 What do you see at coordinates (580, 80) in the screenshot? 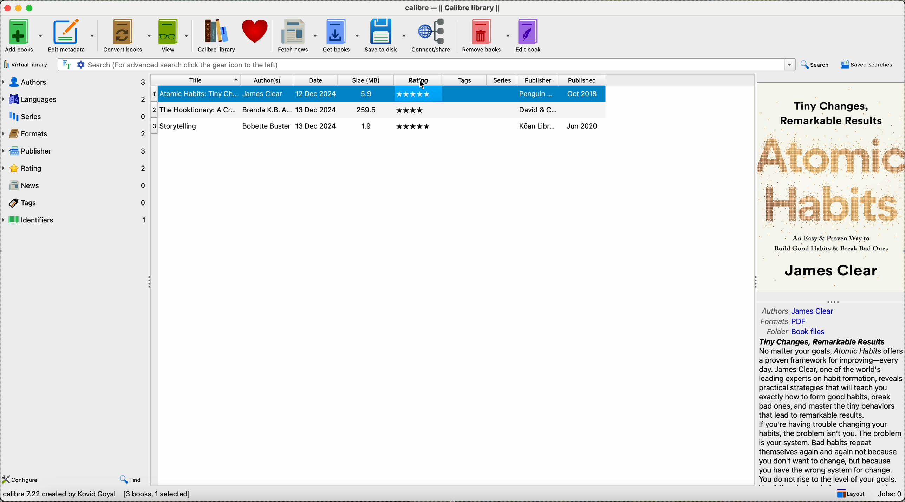
I see `published` at bounding box center [580, 80].